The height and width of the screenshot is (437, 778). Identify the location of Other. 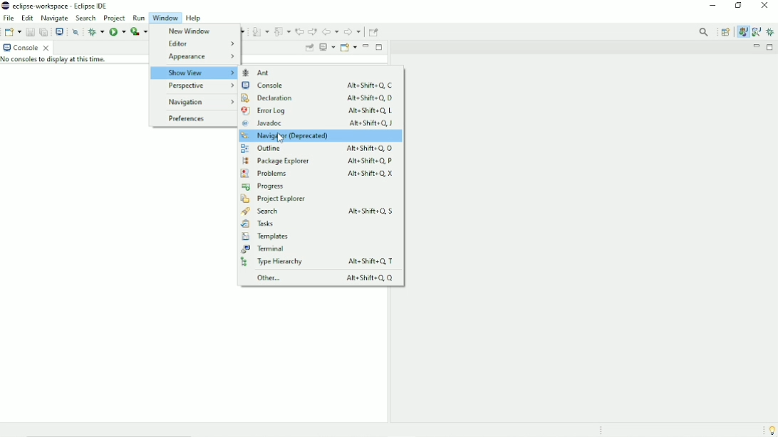
(322, 278).